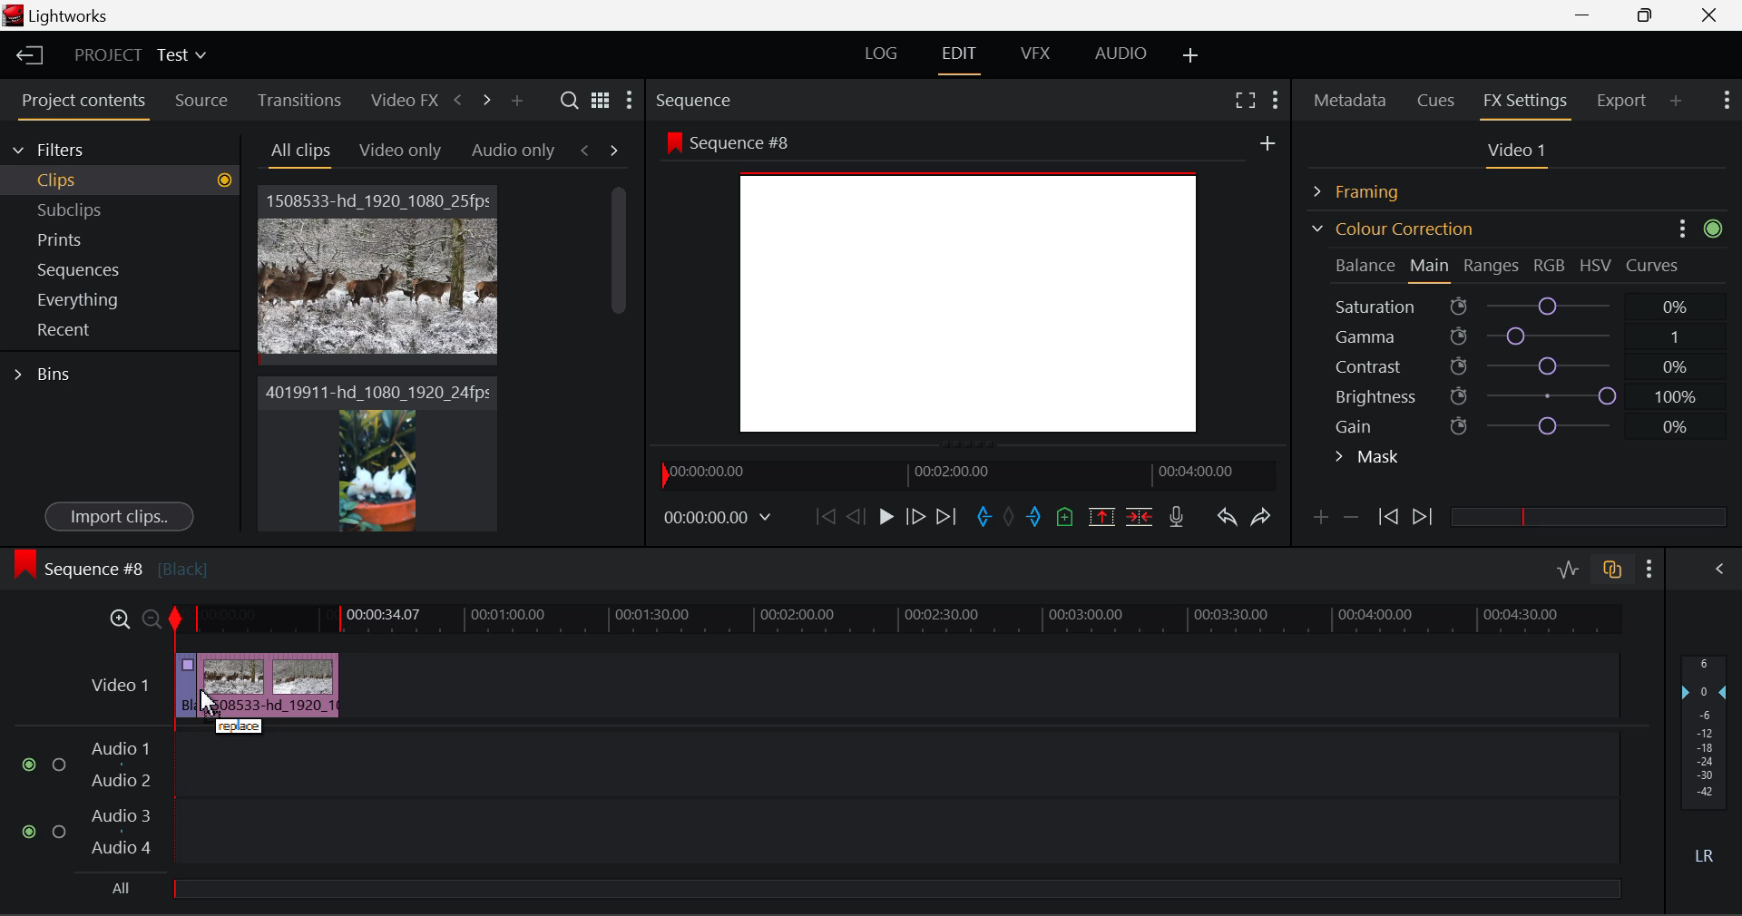 The width and height of the screenshot is (1742, 916). What do you see at coordinates (1317, 521) in the screenshot?
I see `Add keyframe` at bounding box center [1317, 521].